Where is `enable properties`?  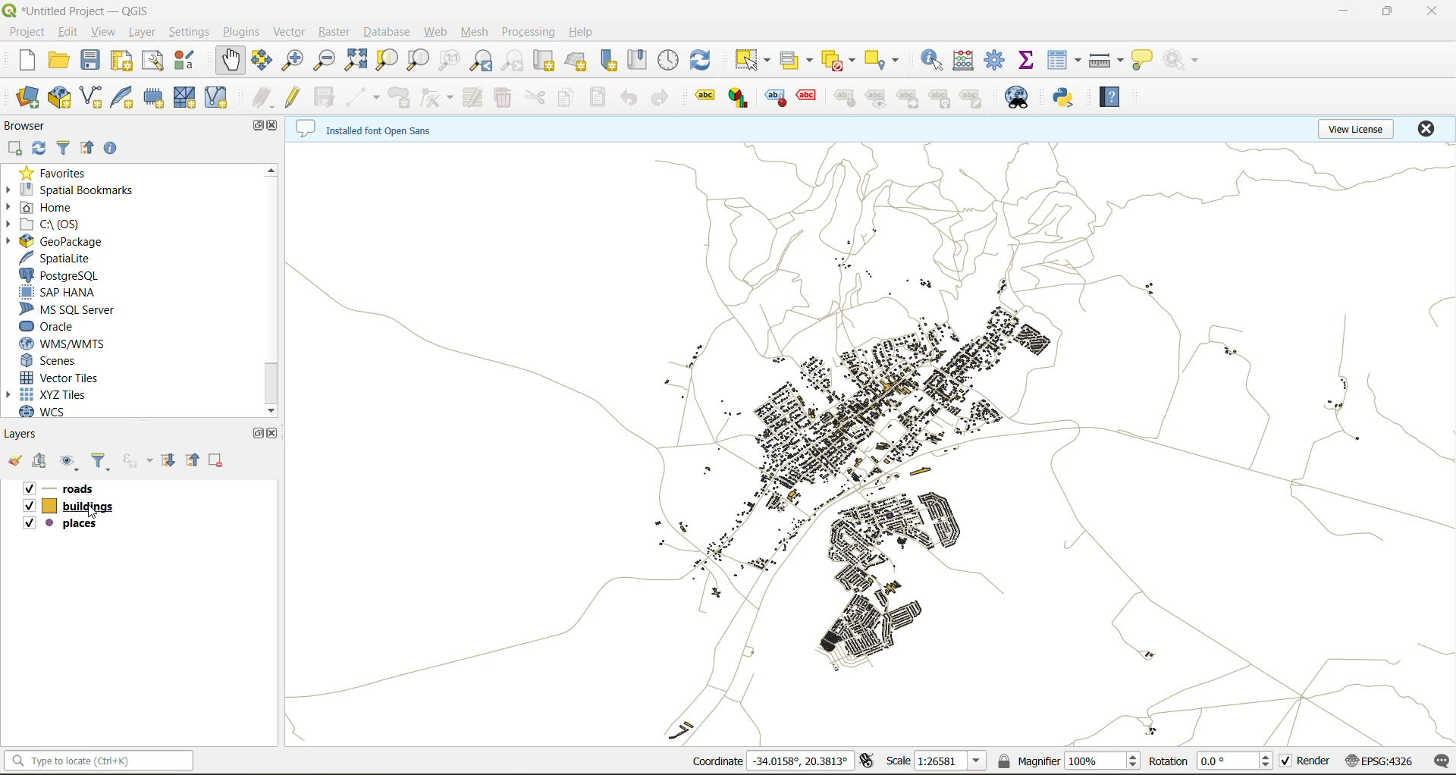 enable properties is located at coordinates (110, 147).